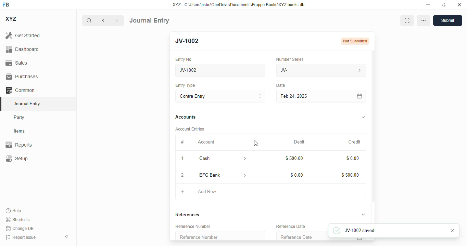  I want to click on not submitted, so click(354, 41).